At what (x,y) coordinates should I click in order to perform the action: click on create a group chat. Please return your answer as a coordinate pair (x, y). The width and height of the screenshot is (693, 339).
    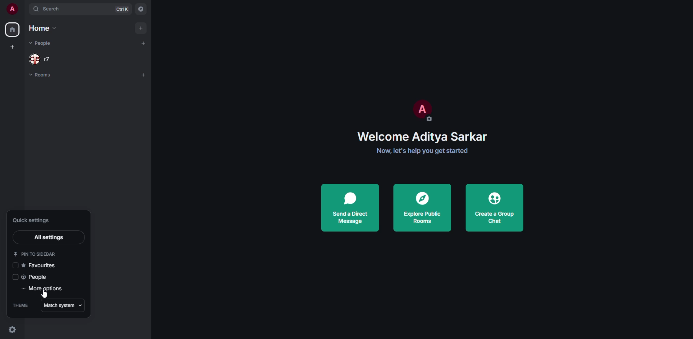
    Looking at the image, I should click on (495, 207).